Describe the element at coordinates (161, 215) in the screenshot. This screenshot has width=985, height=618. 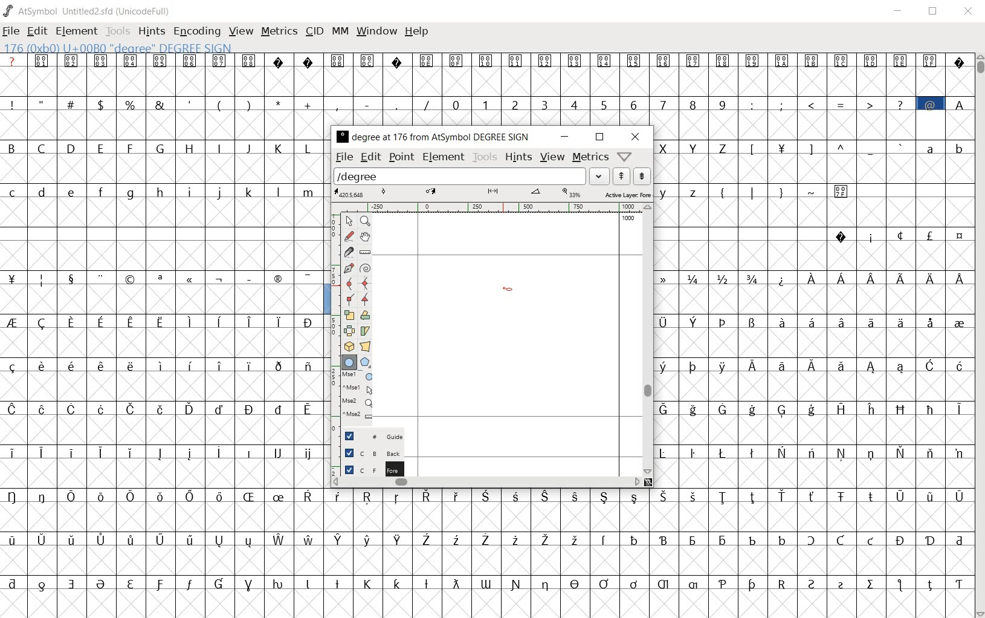
I see `empty glyph slots` at that location.